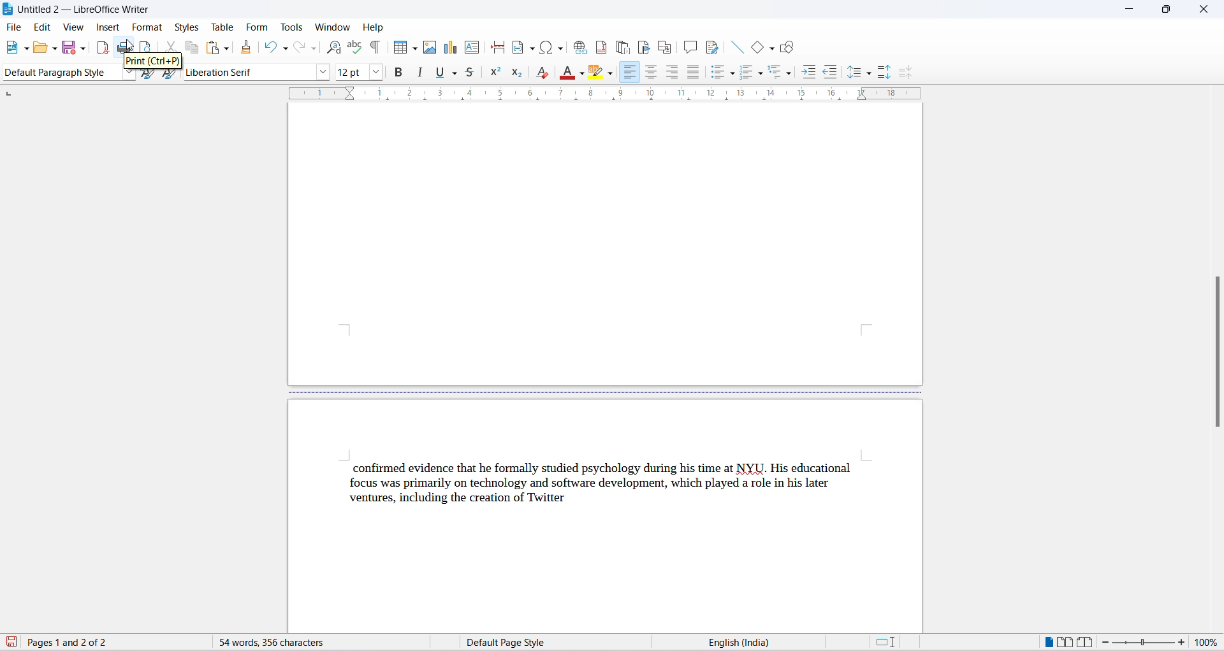 Image resolution: width=1224 pixels, height=651 pixels. What do you see at coordinates (692, 72) in the screenshot?
I see `justified` at bounding box center [692, 72].